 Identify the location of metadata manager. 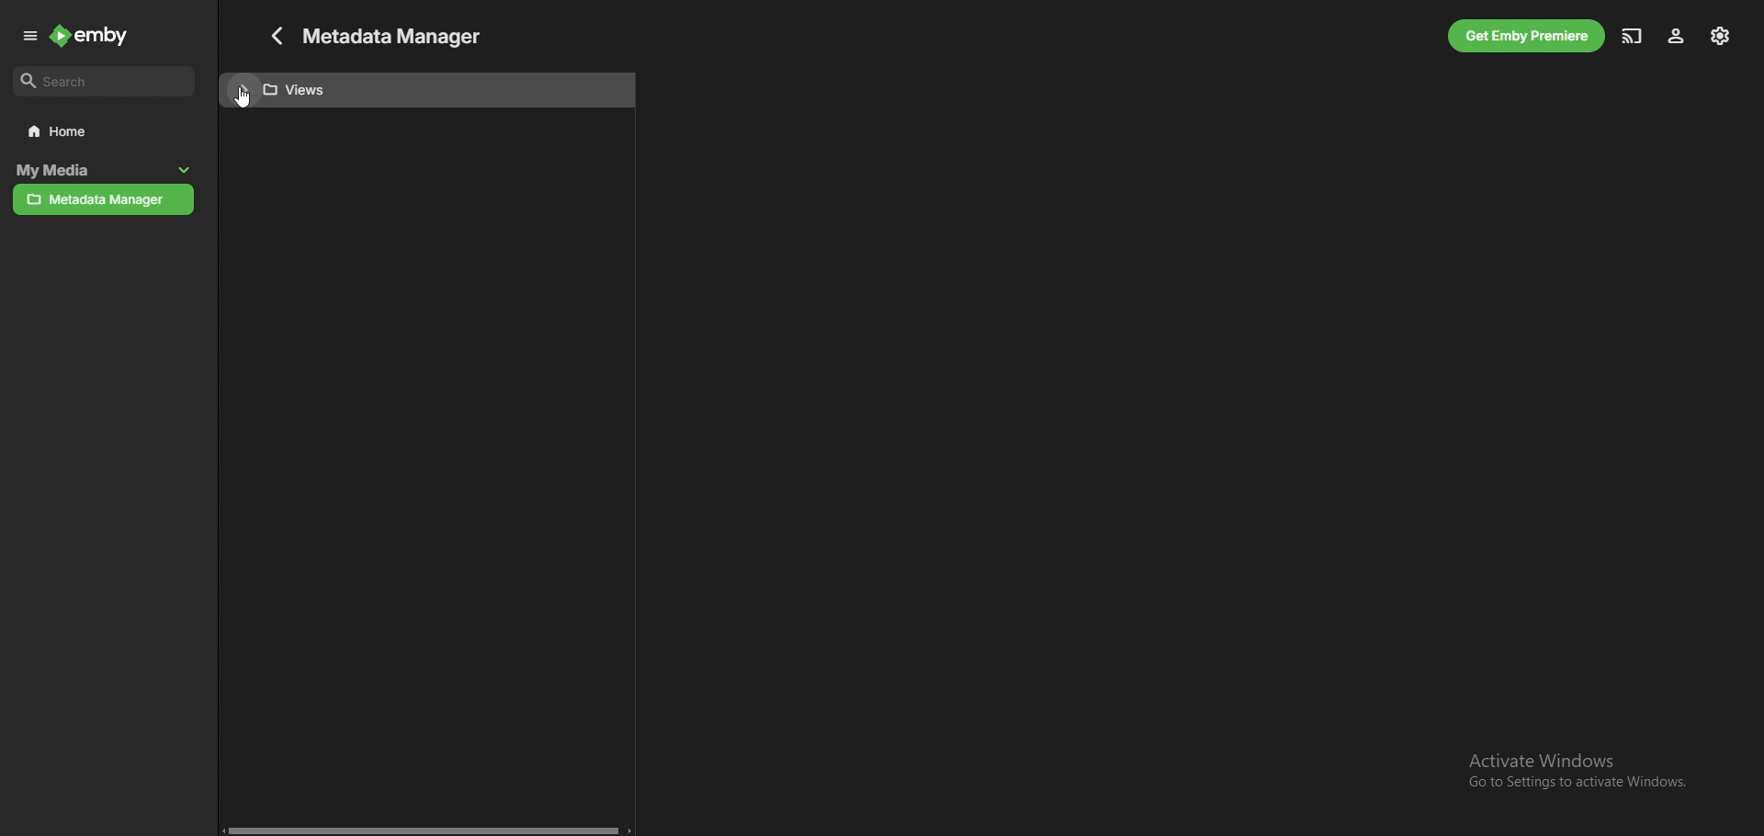
(397, 34).